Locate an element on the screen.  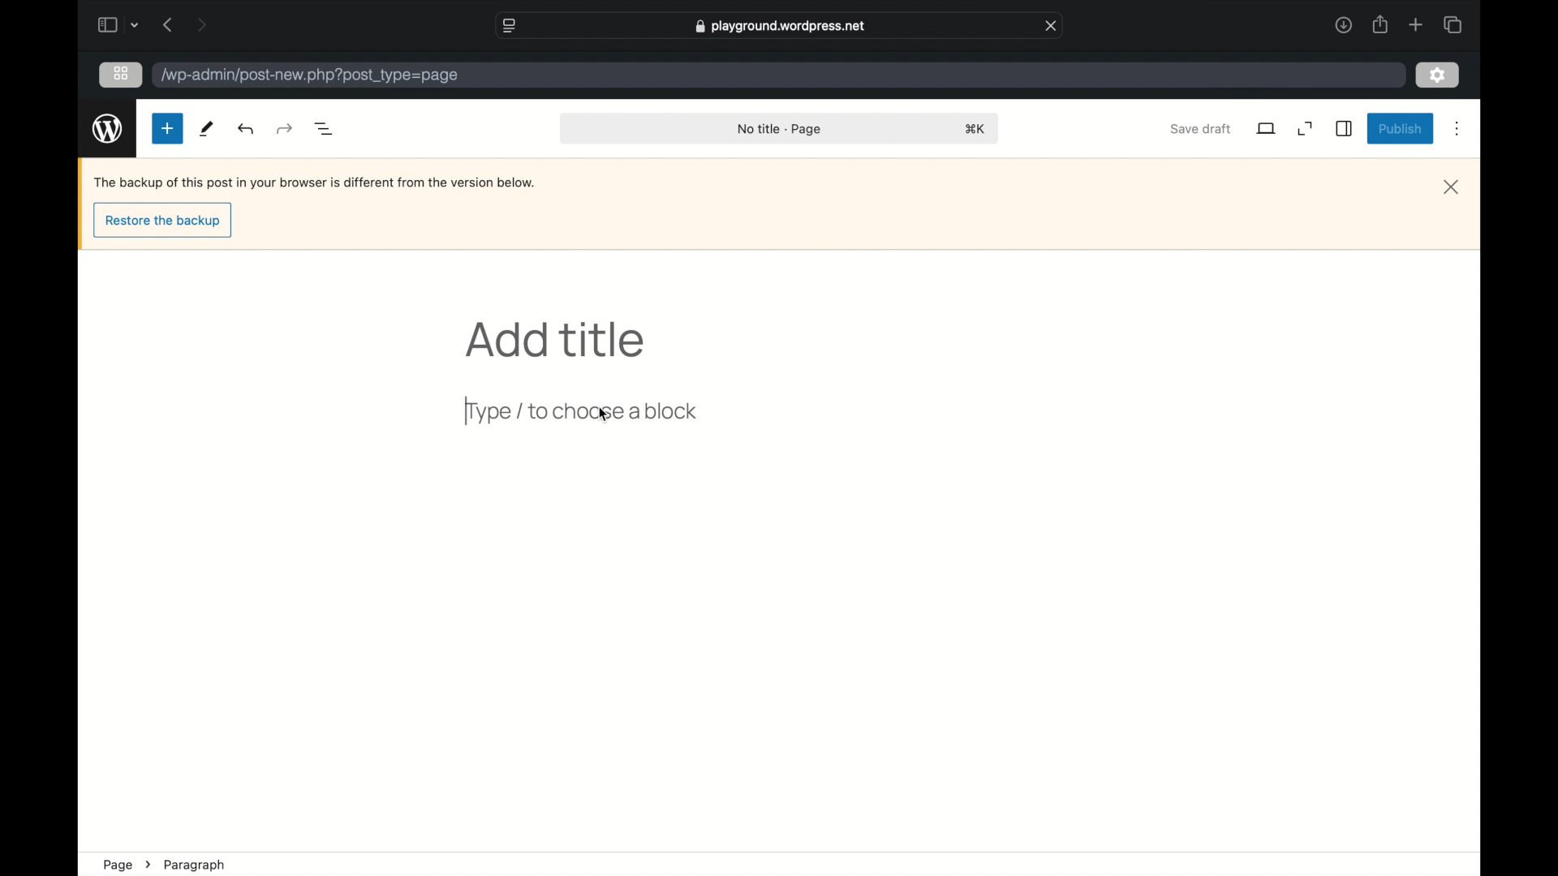
next page is located at coordinates (201, 24).